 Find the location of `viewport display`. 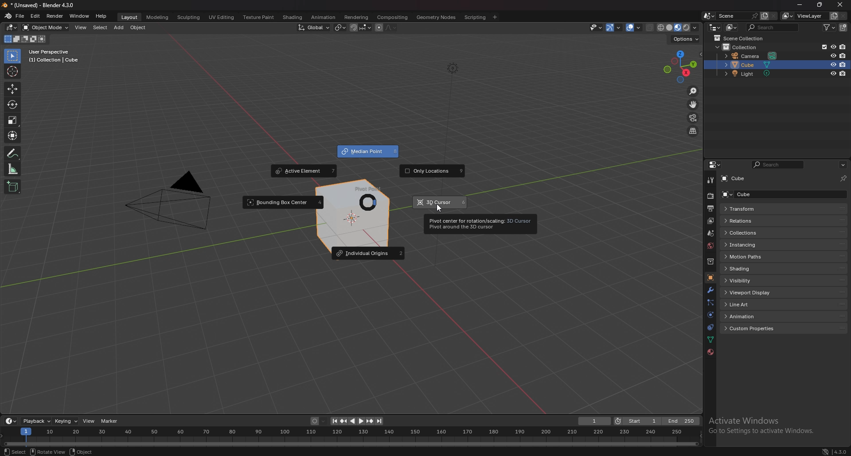

viewport display is located at coordinates (751, 292).